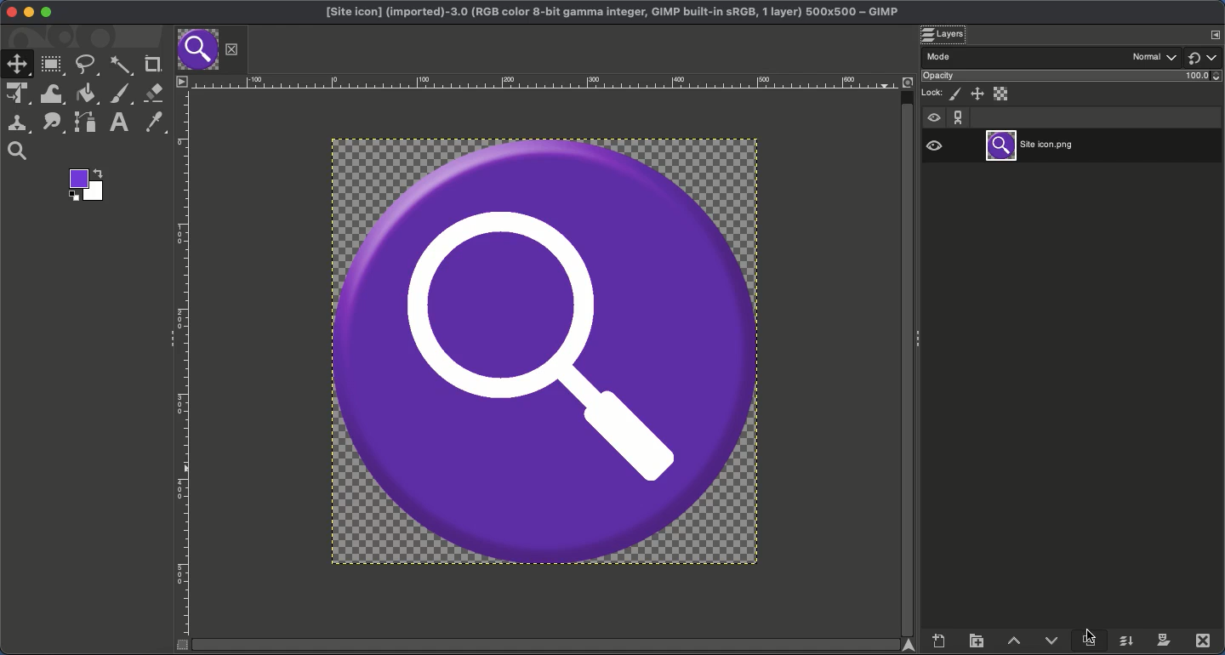  Describe the element at coordinates (919, 339) in the screenshot. I see `Collapse` at that location.